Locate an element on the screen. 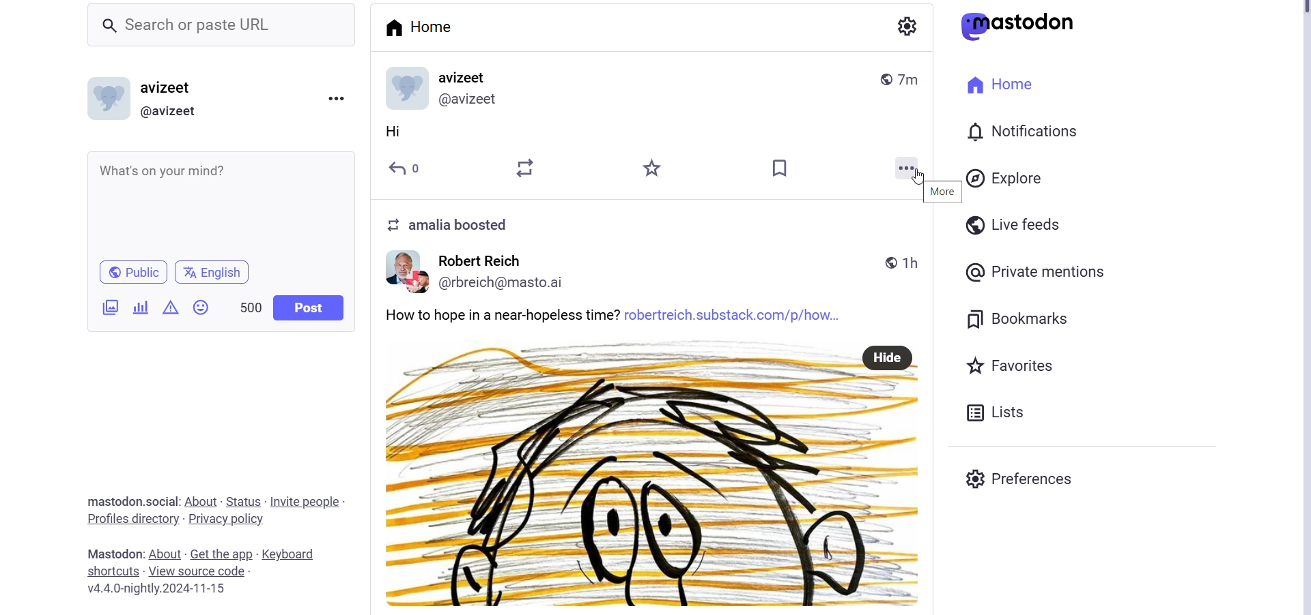 This screenshot has width=1311, height=615. Text is located at coordinates (466, 226).